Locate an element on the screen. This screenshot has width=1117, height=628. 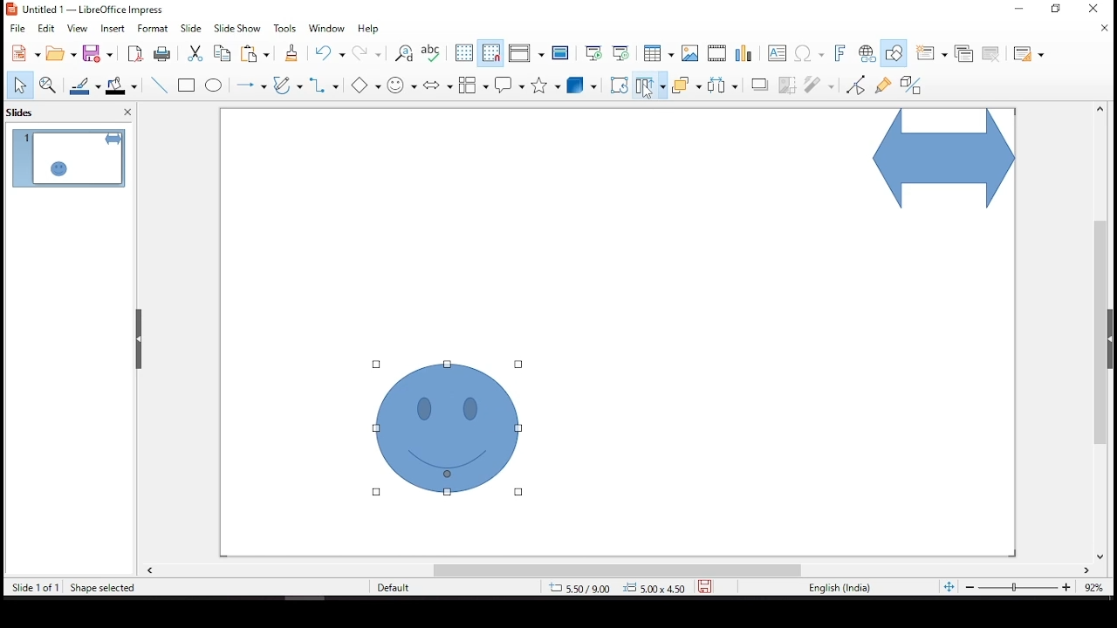
window is located at coordinates (330, 29).